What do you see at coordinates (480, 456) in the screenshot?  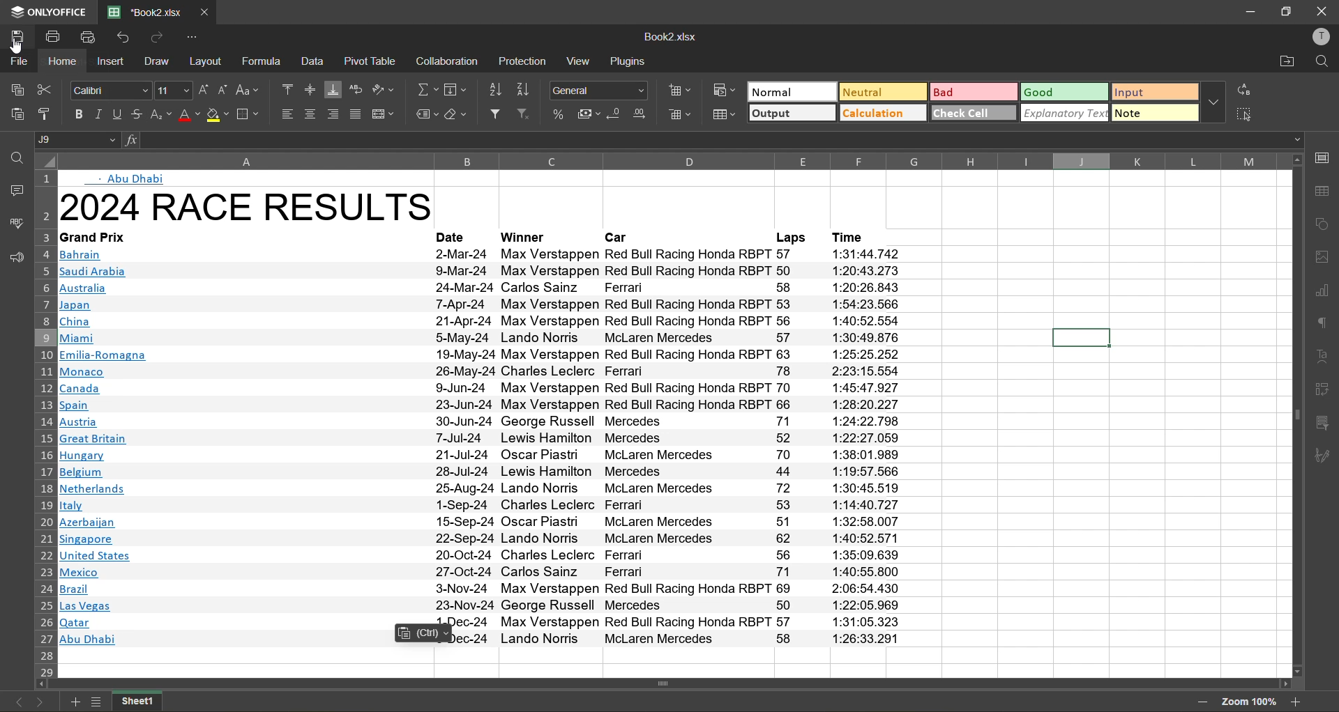 I see `text info` at bounding box center [480, 456].